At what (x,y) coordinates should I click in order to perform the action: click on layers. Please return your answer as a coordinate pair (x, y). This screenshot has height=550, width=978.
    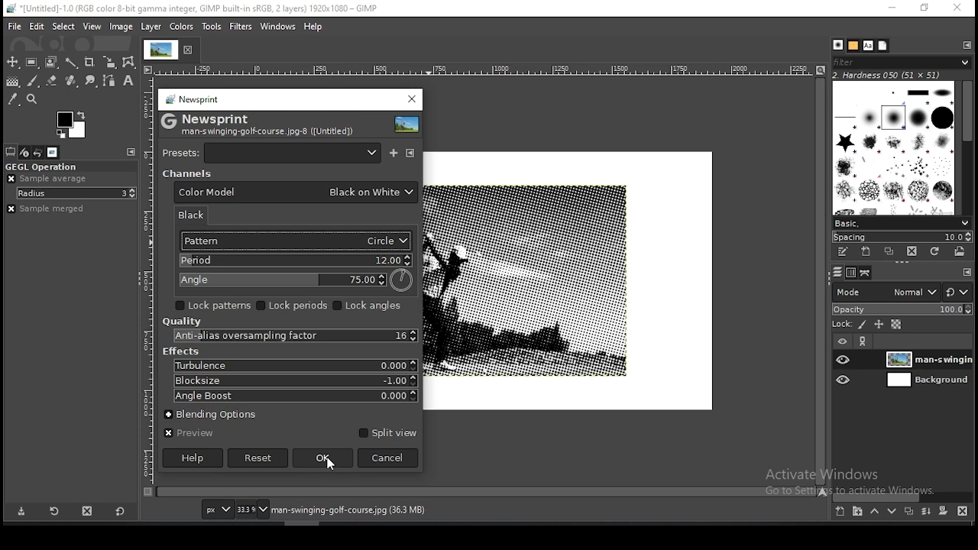
    Looking at the image, I should click on (837, 273).